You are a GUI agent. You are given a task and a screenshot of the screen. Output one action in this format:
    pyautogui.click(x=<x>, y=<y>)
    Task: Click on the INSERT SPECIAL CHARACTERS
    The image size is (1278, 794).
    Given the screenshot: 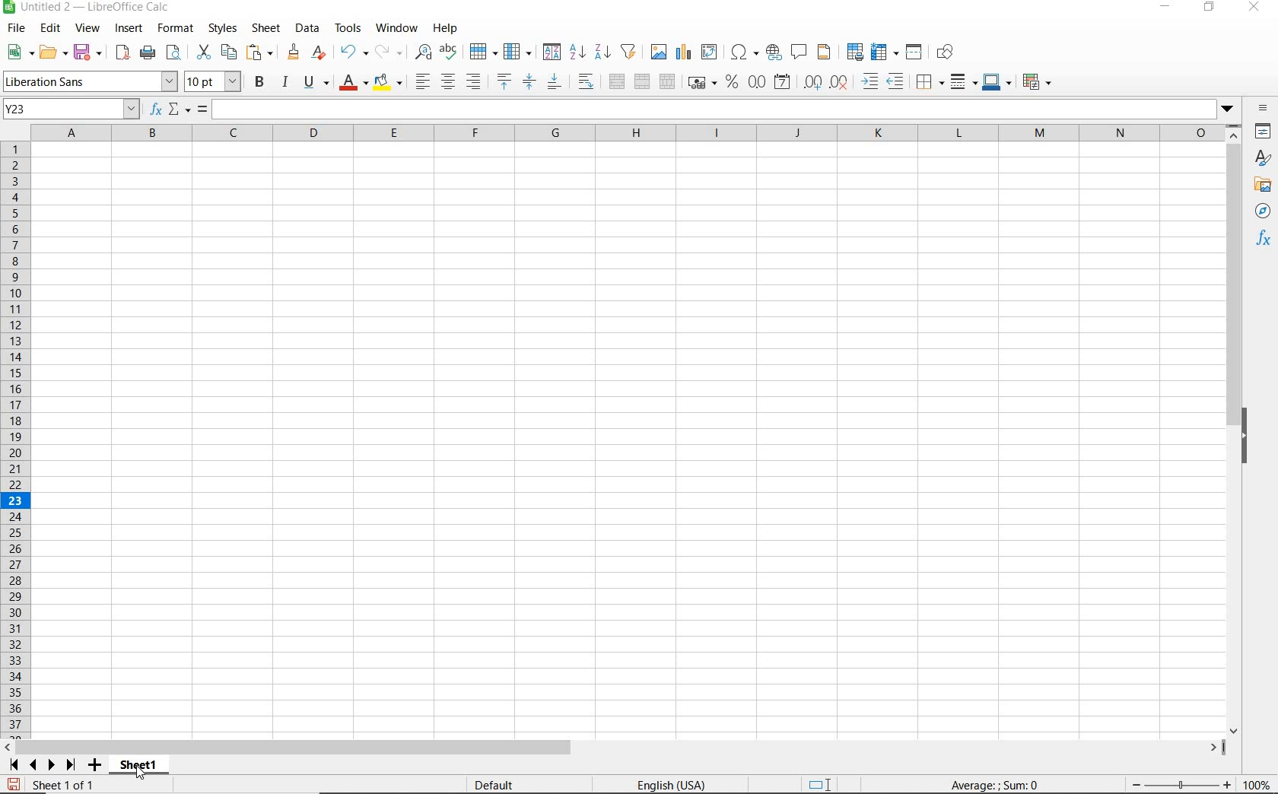 What is the action you would take?
    pyautogui.click(x=745, y=52)
    